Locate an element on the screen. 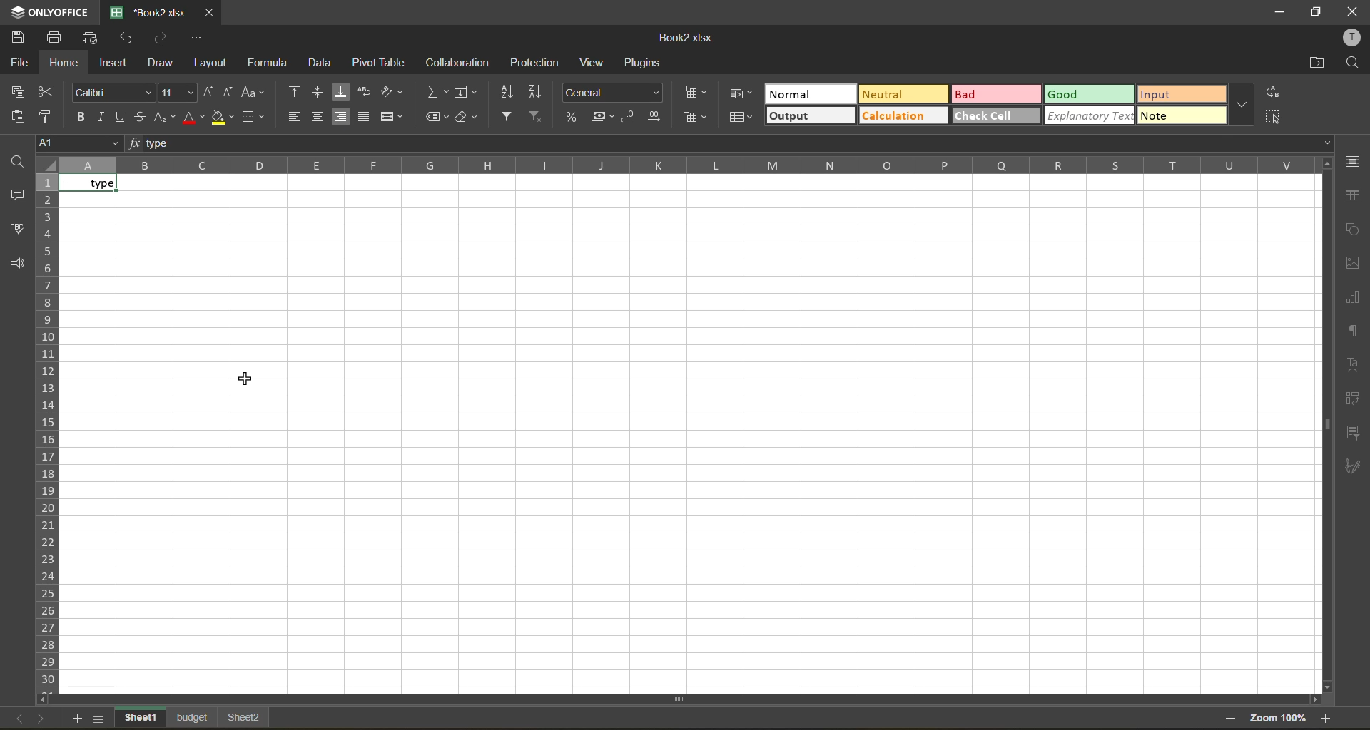 The width and height of the screenshot is (1370, 730). font size is located at coordinates (176, 93).